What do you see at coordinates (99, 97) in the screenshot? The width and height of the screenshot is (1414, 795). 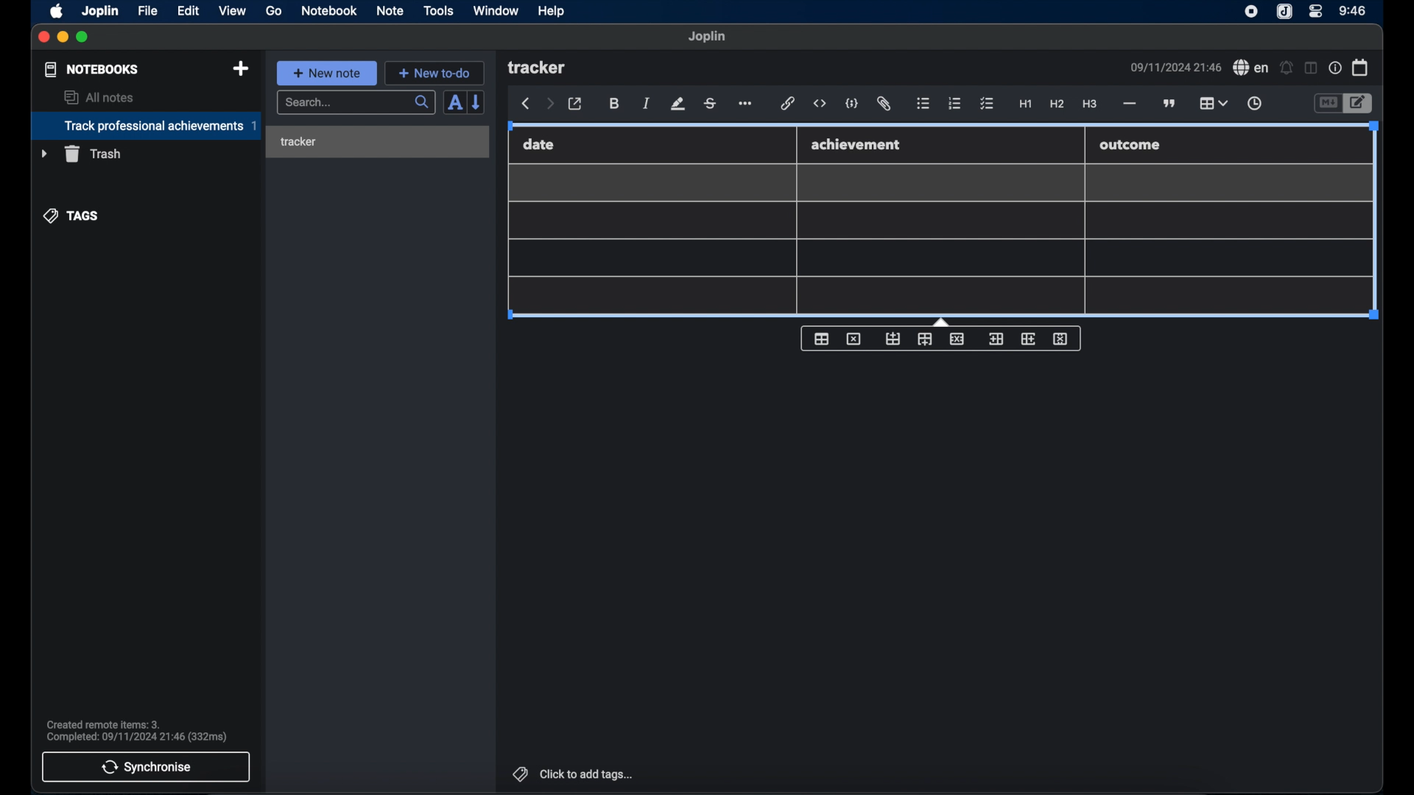 I see `all  notes` at bounding box center [99, 97].